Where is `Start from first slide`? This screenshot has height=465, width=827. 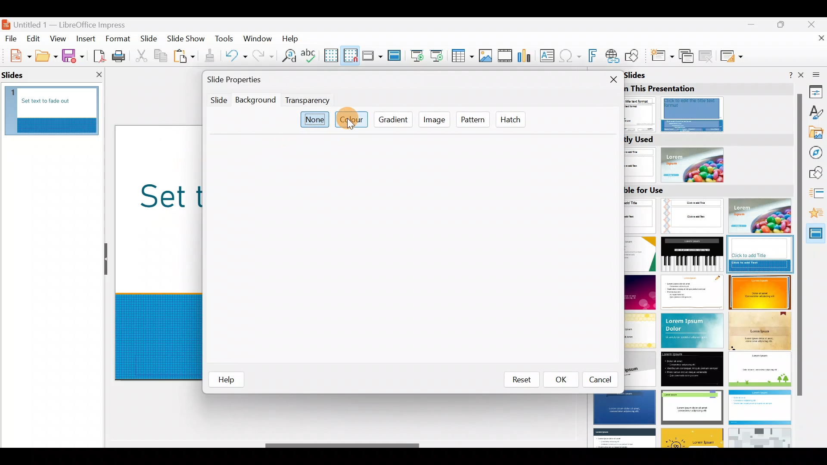 Start from first slide is located at coordinates (417, 55).